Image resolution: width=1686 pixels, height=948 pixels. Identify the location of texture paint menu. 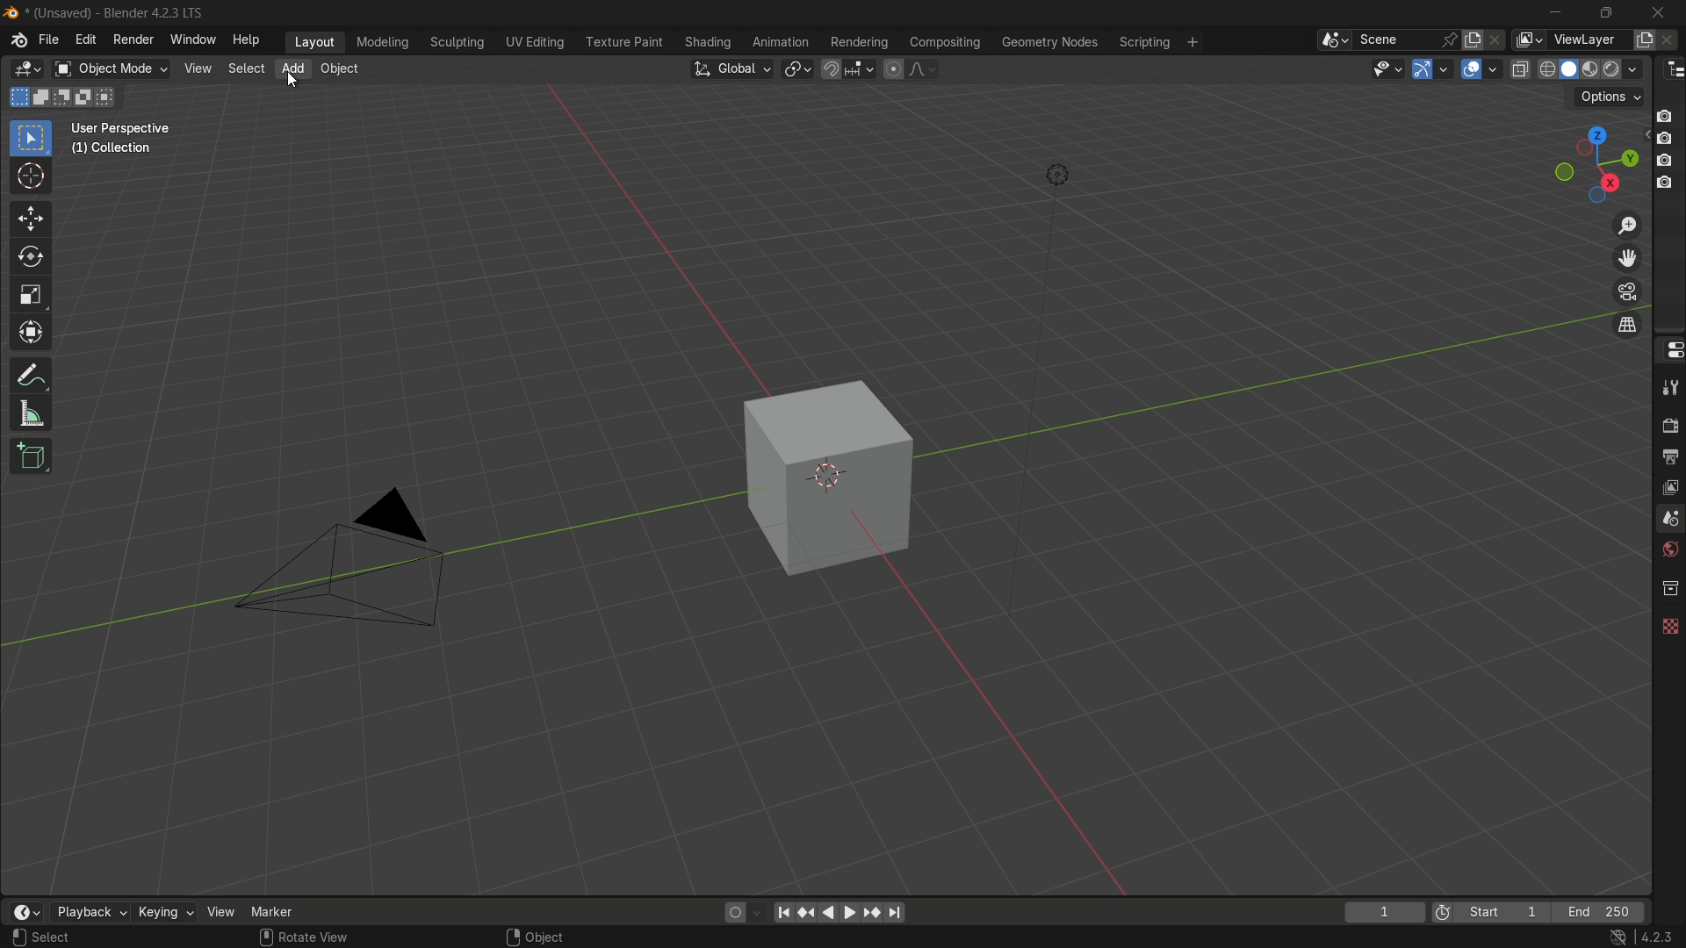
(625, 42).